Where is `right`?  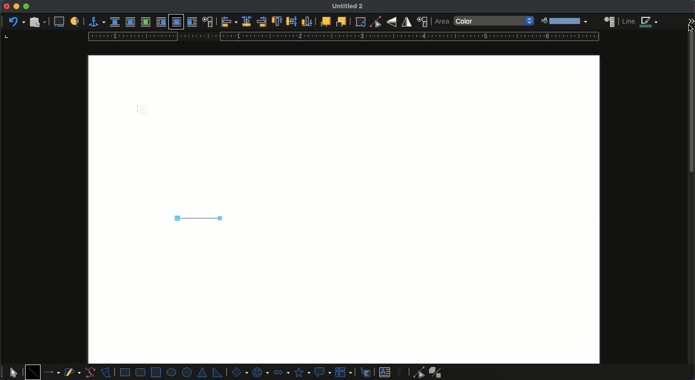
right is located at coordinates (262, 22).